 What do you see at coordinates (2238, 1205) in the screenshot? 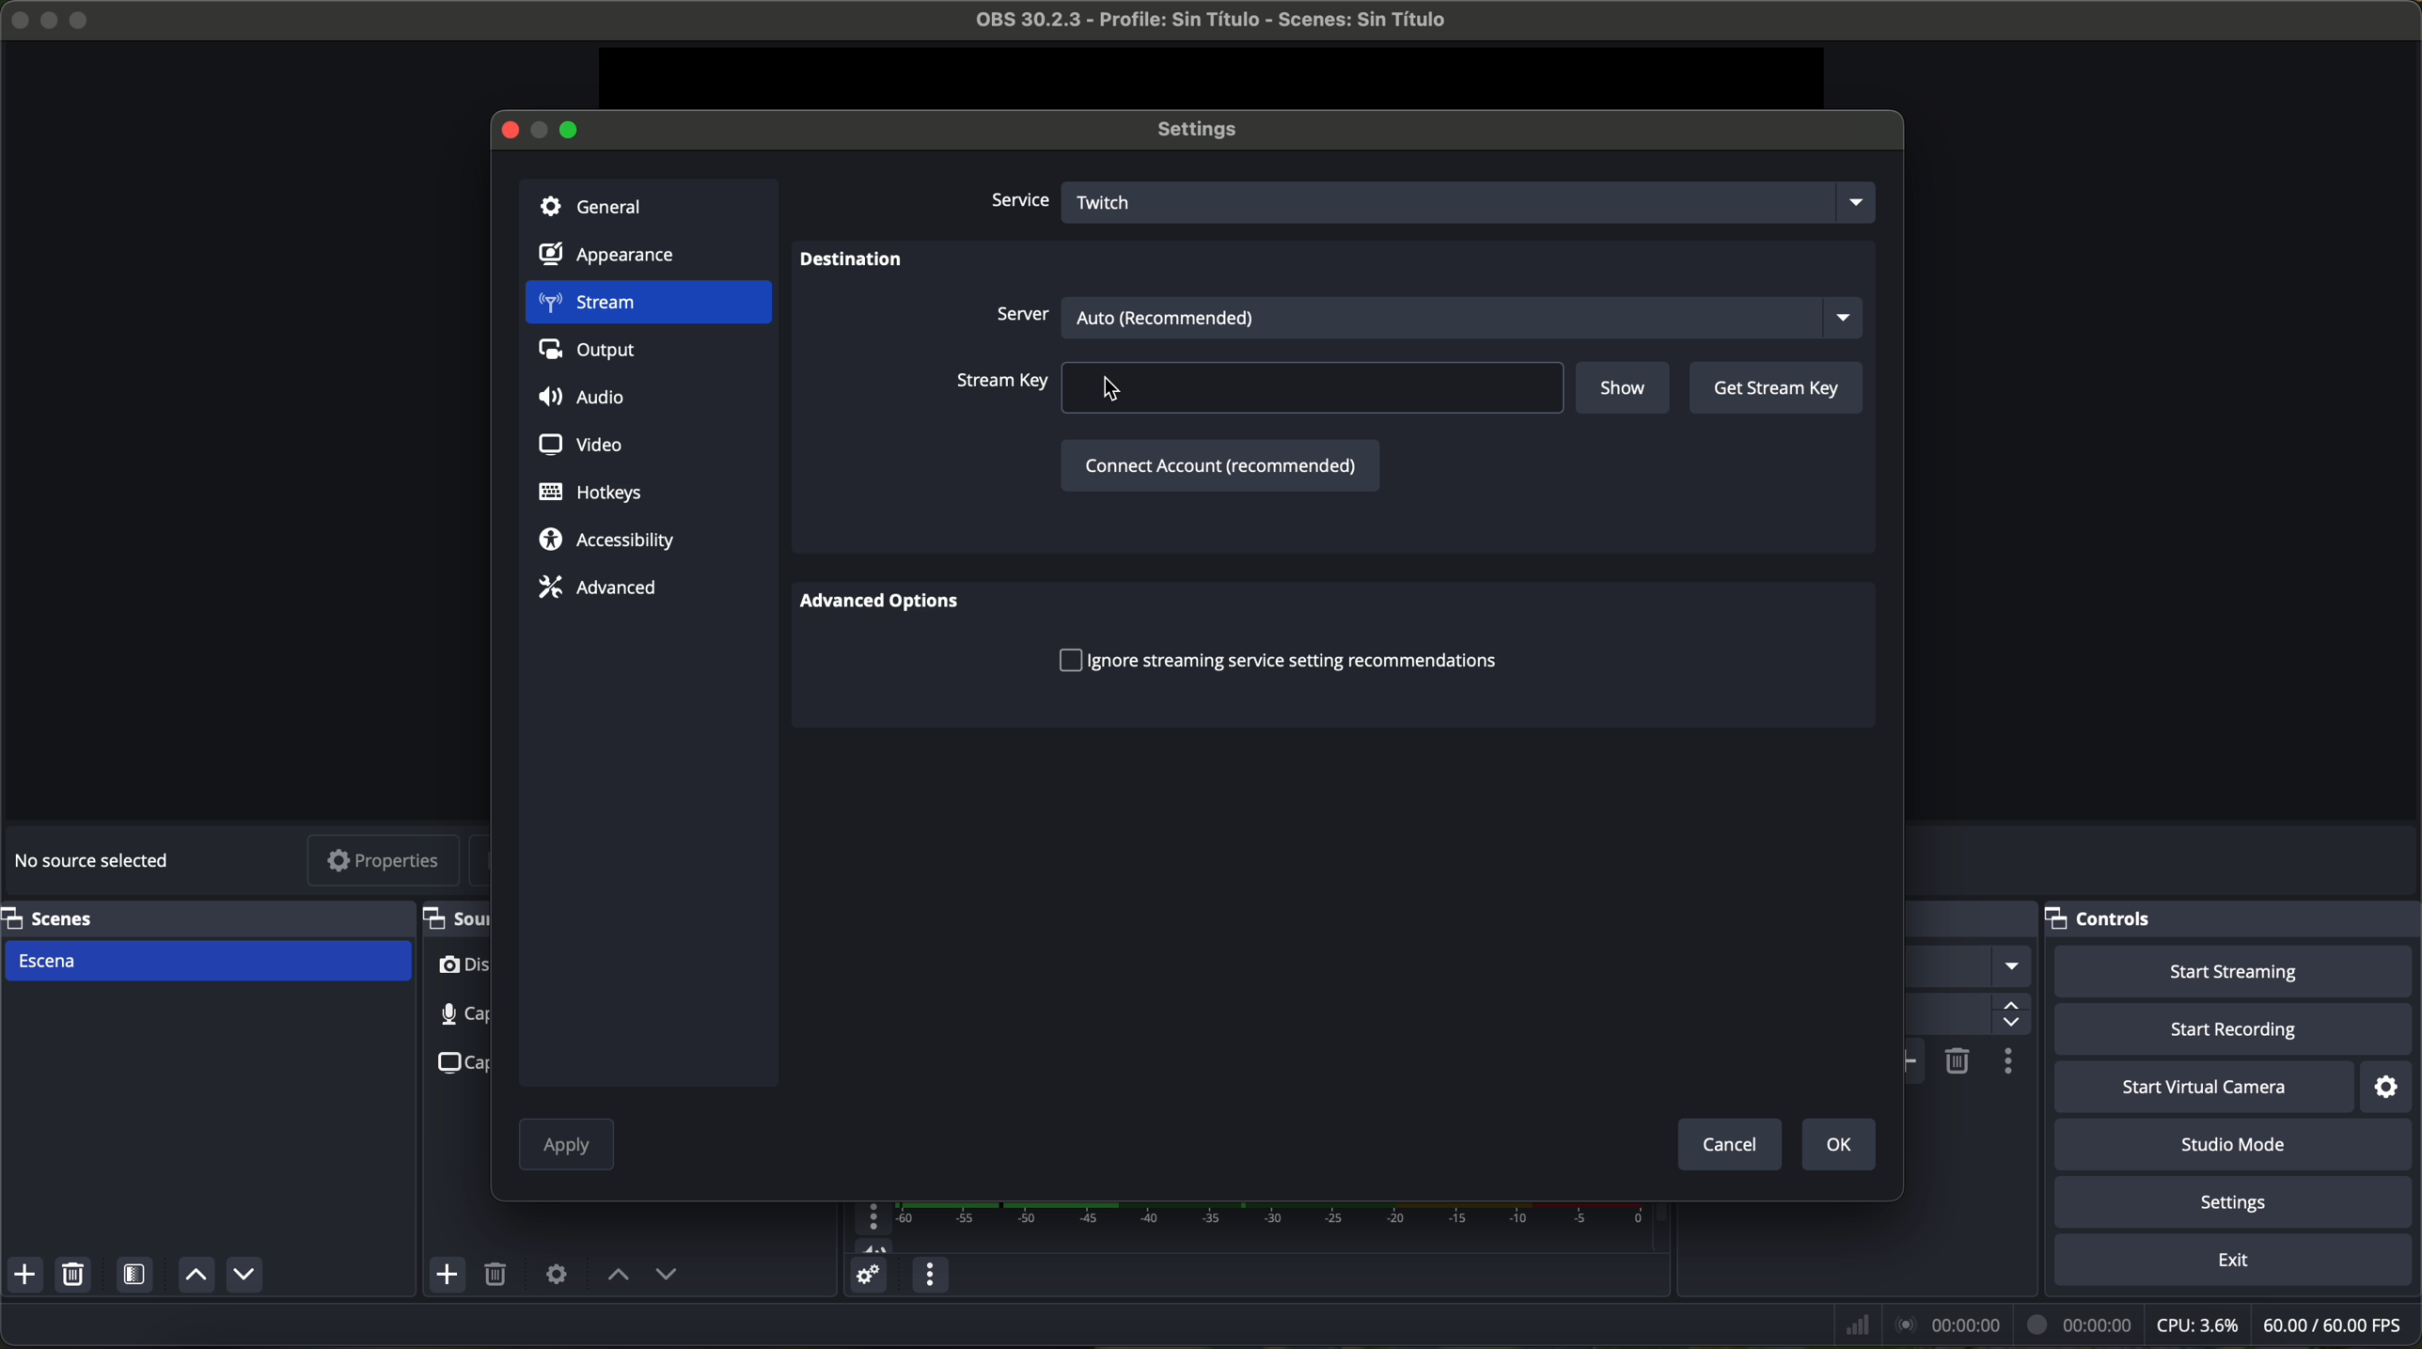
I see `settings` at bounding box center [2238, 1205].